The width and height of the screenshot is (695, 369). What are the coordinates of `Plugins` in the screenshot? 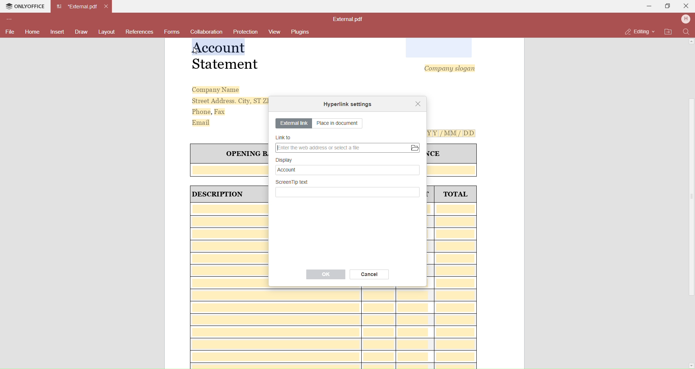 It's located at (302, 31).